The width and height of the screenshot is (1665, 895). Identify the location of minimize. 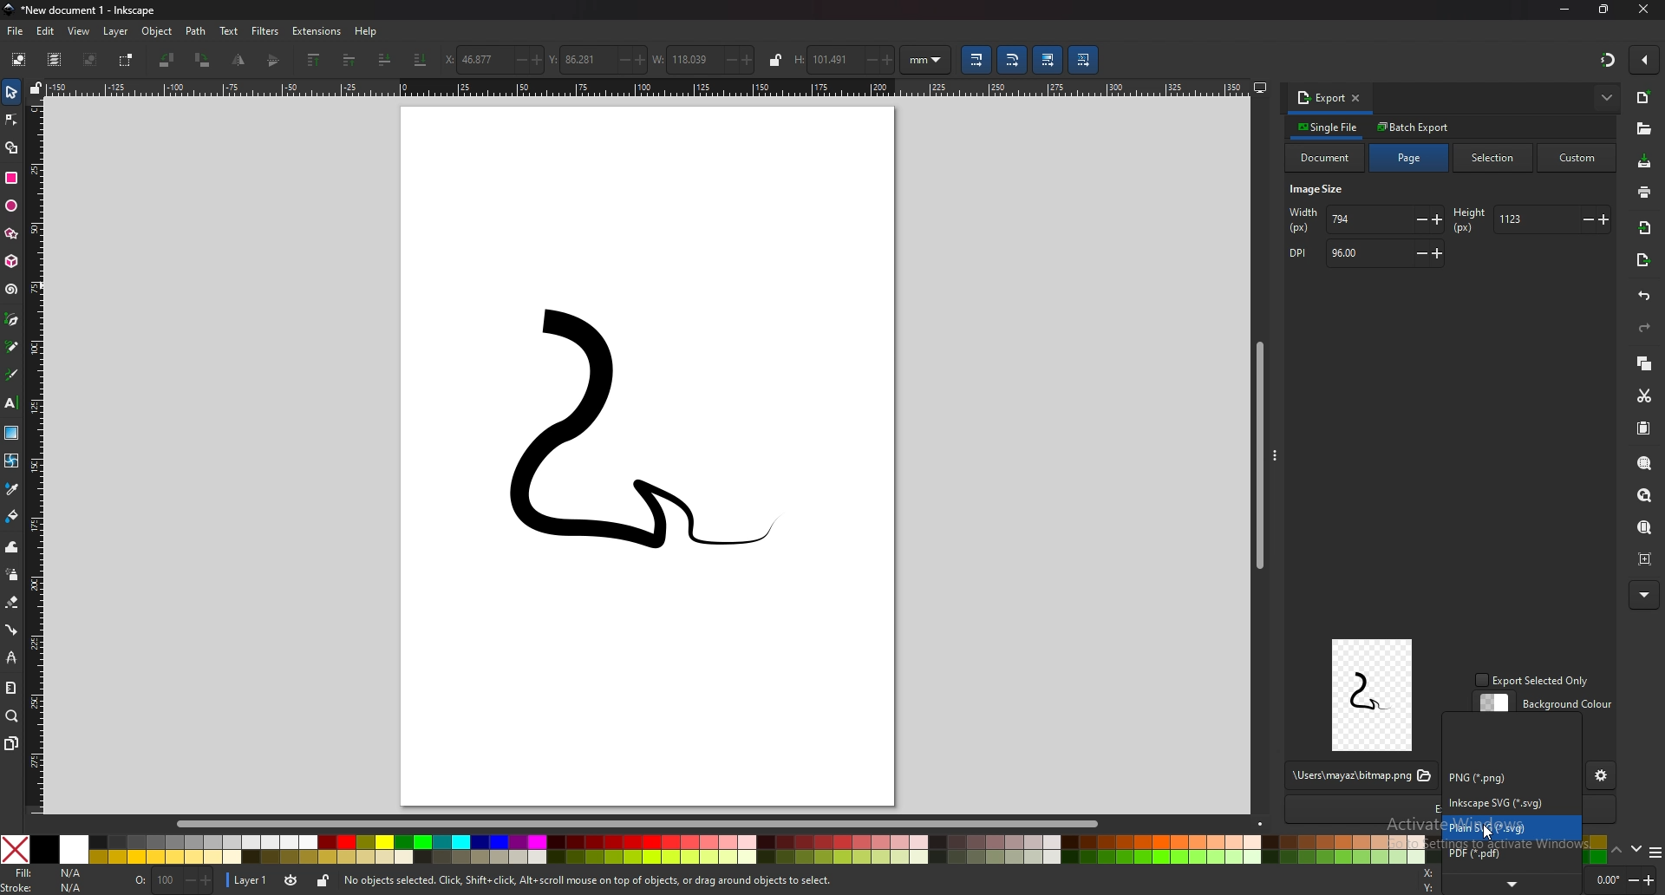
(1563, 10).